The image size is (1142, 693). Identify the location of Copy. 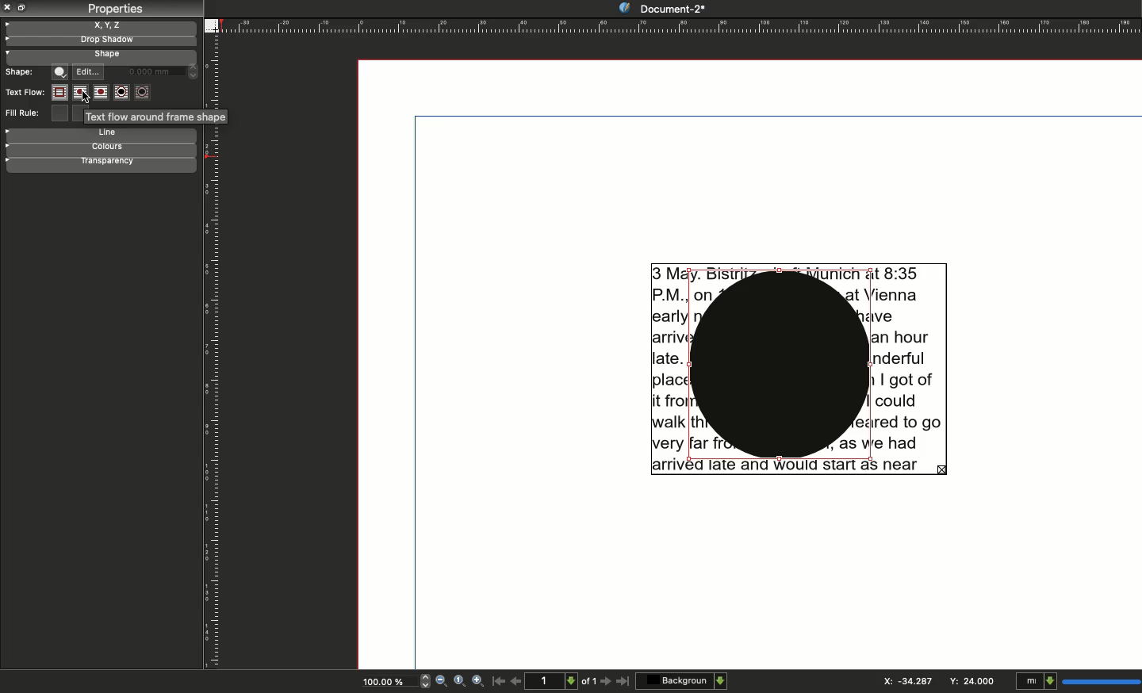
(22, 9).